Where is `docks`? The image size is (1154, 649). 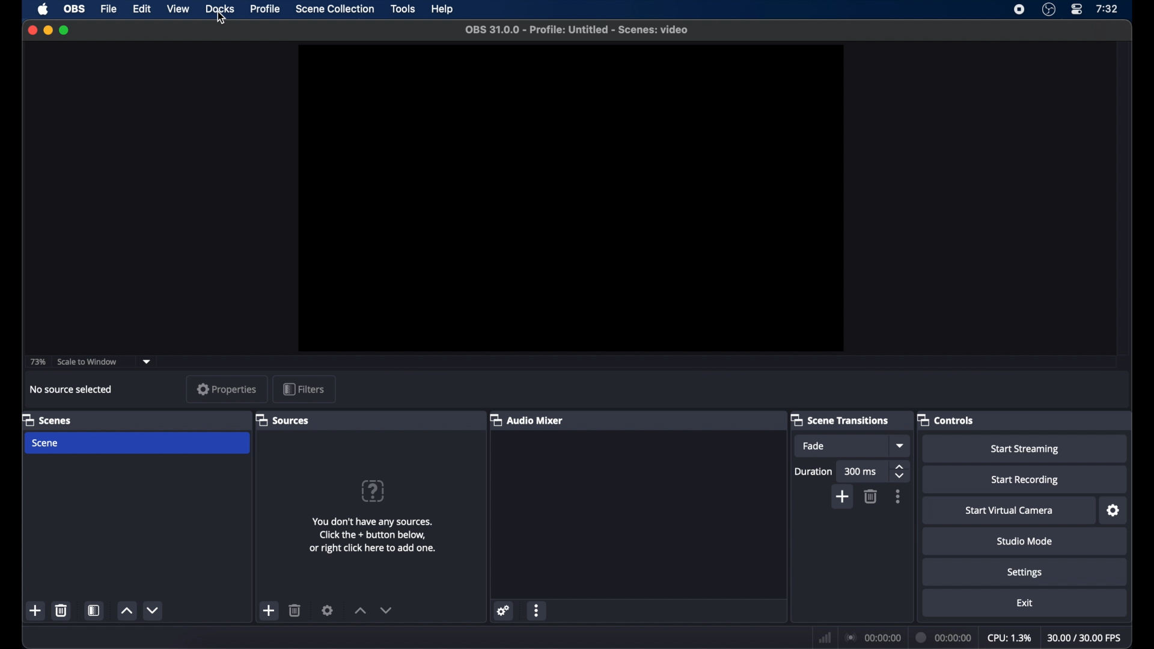 docks is located at coordinates (221, 8).